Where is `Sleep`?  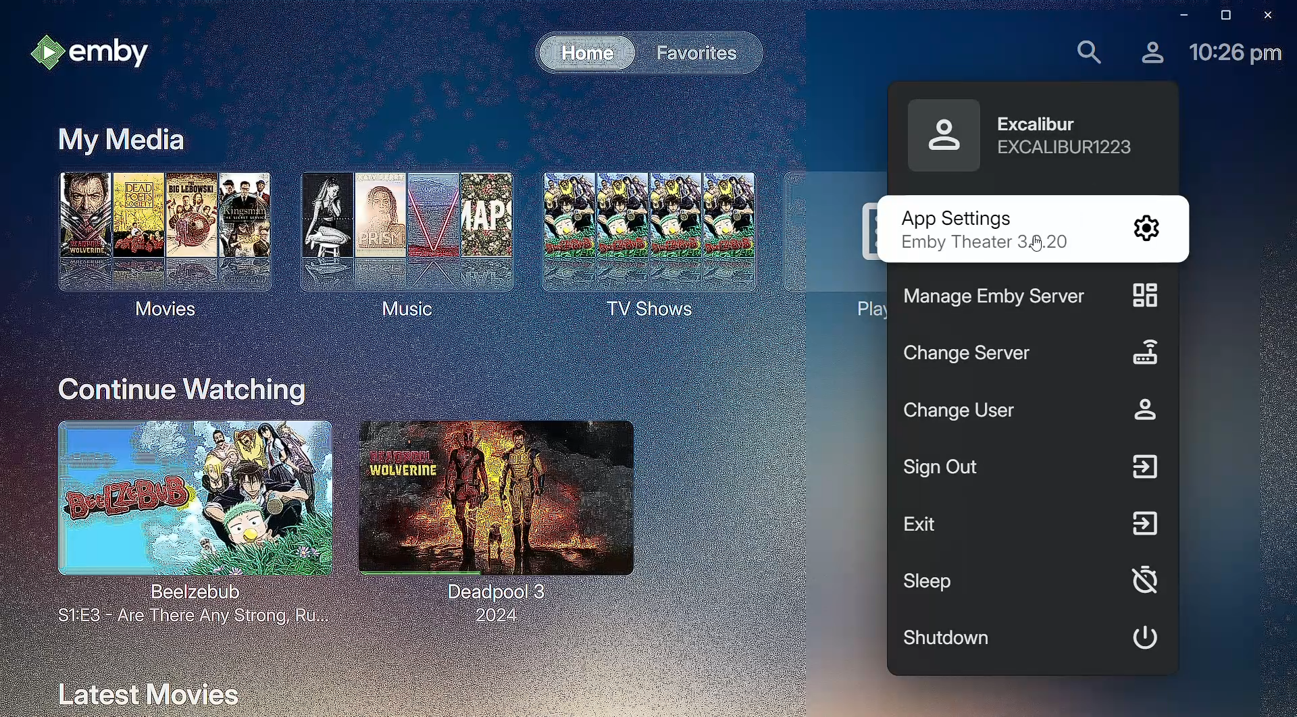
Sleep is located at coordinates (1034, 580).